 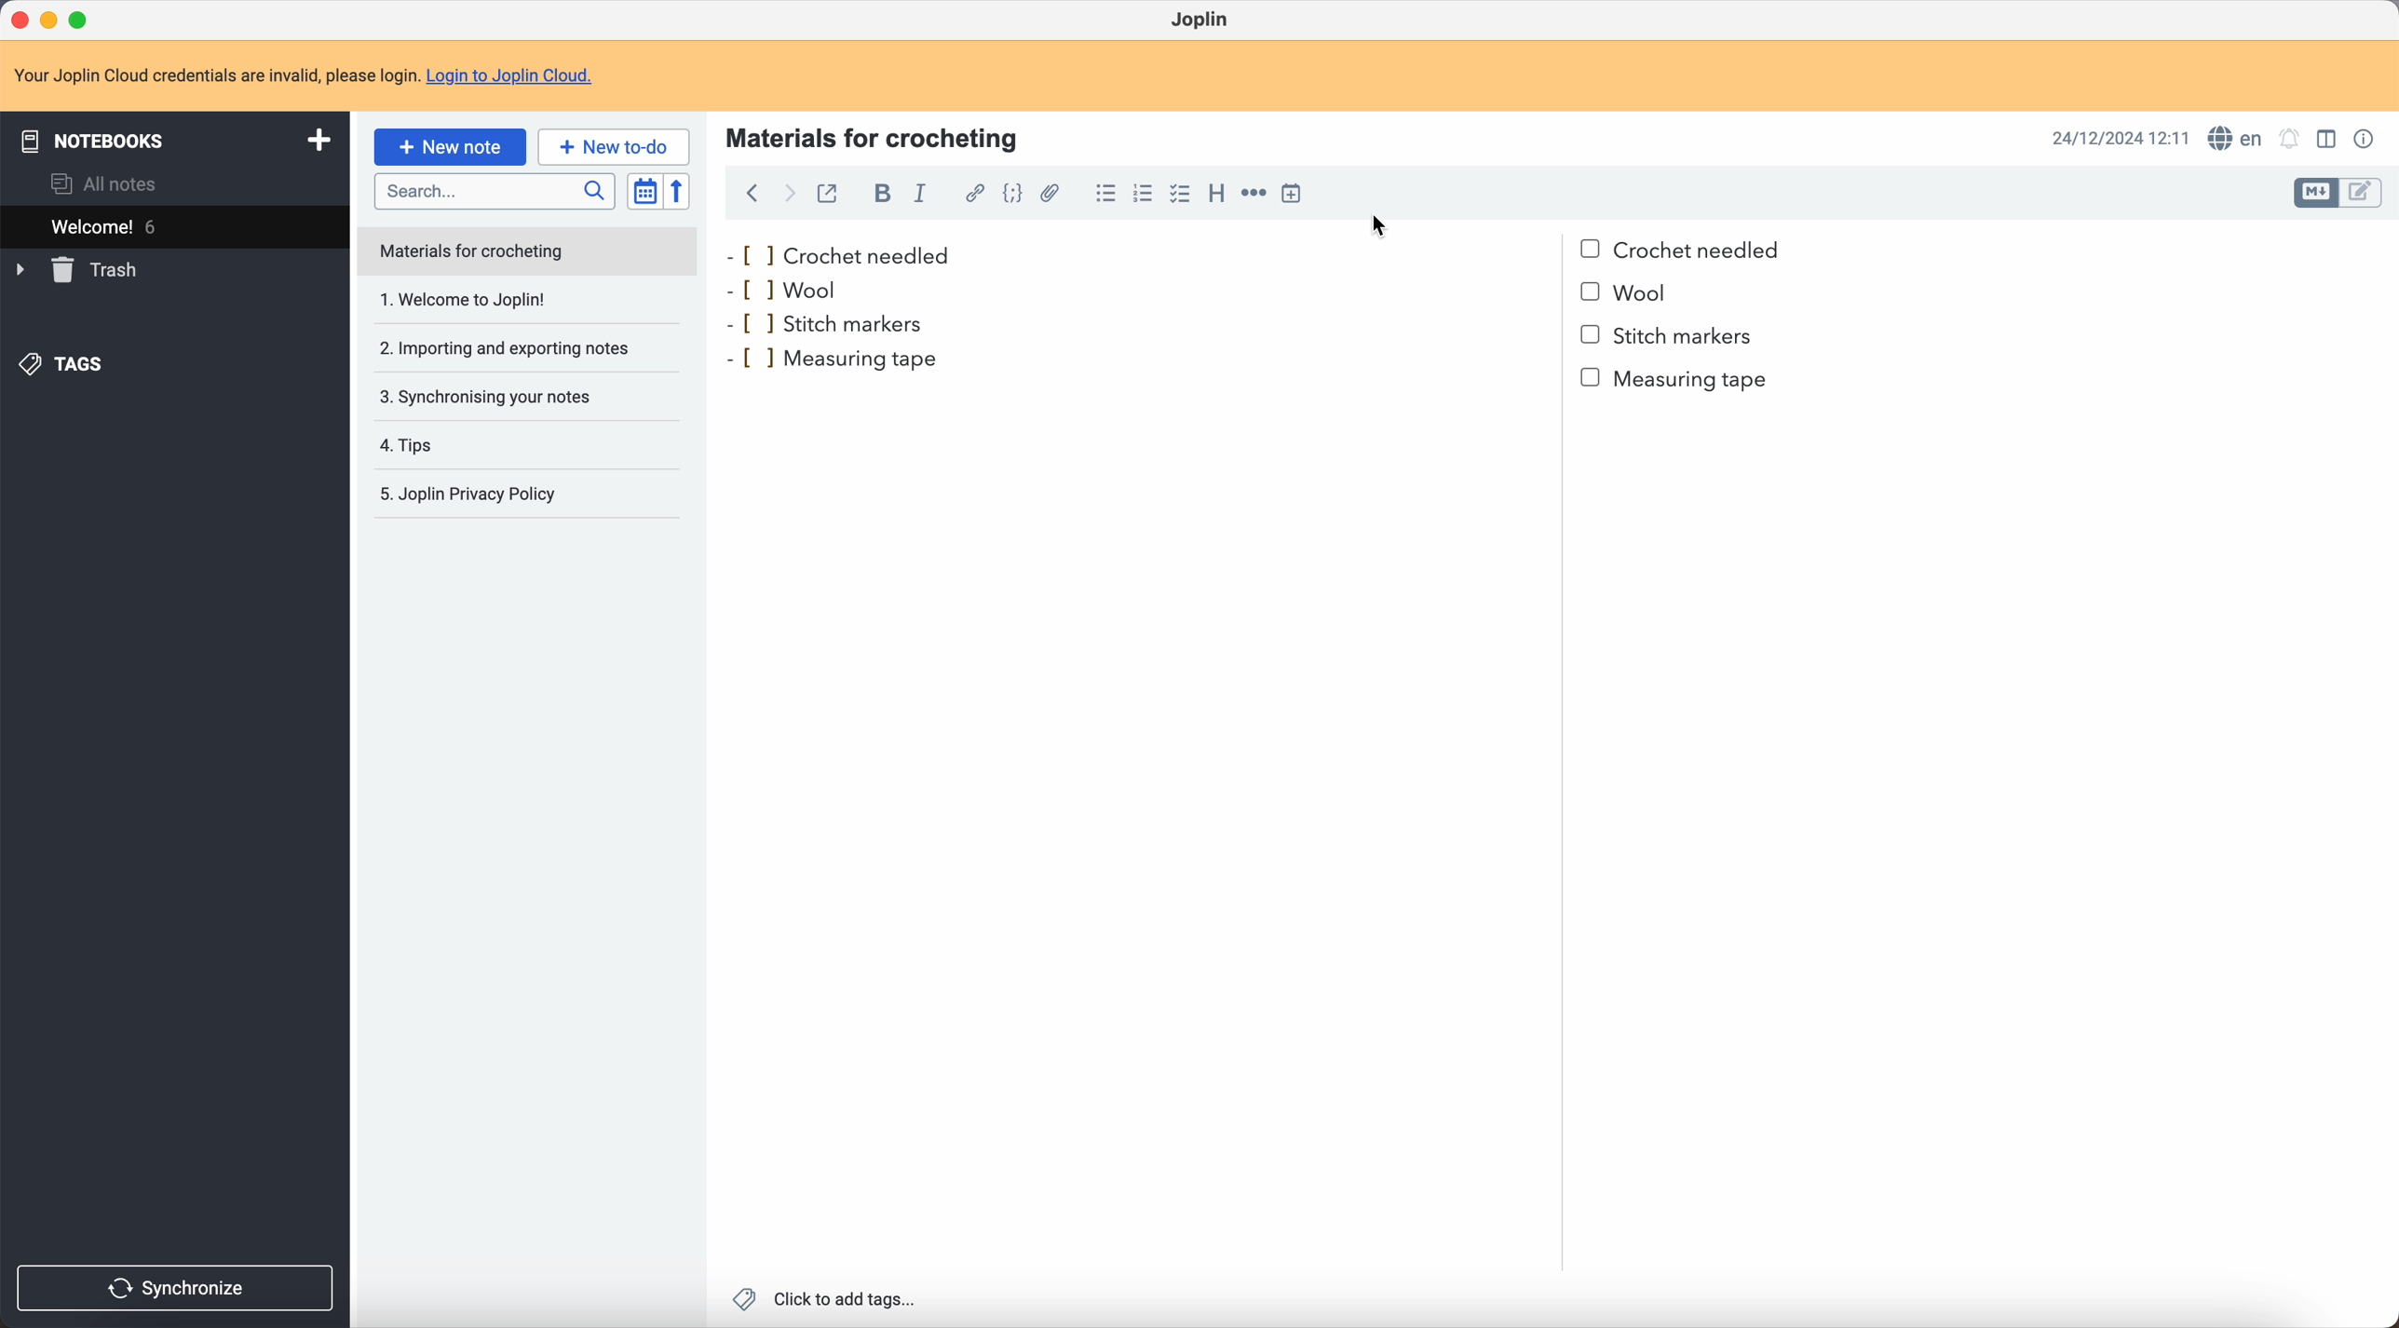 I want to click on Joplin, so click(x=1202, y=21).